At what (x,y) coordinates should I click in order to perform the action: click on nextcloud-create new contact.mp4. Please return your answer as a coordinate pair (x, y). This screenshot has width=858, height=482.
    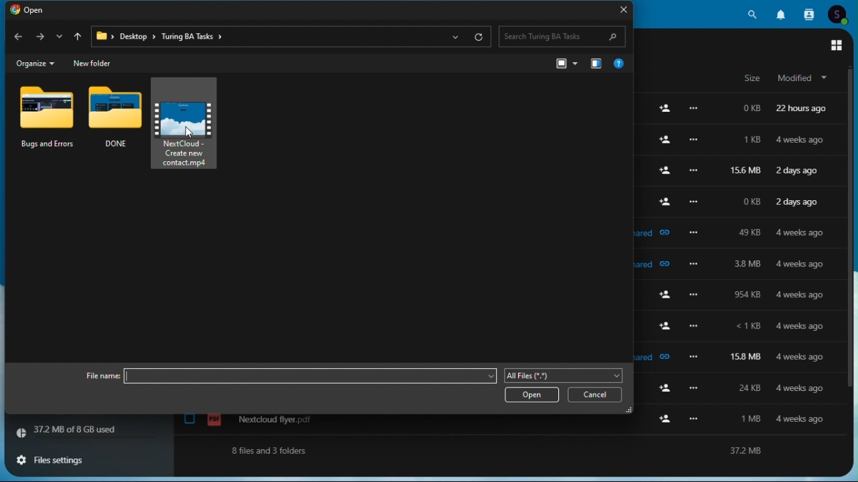
    Looking at the image, I should click on (185, 122).